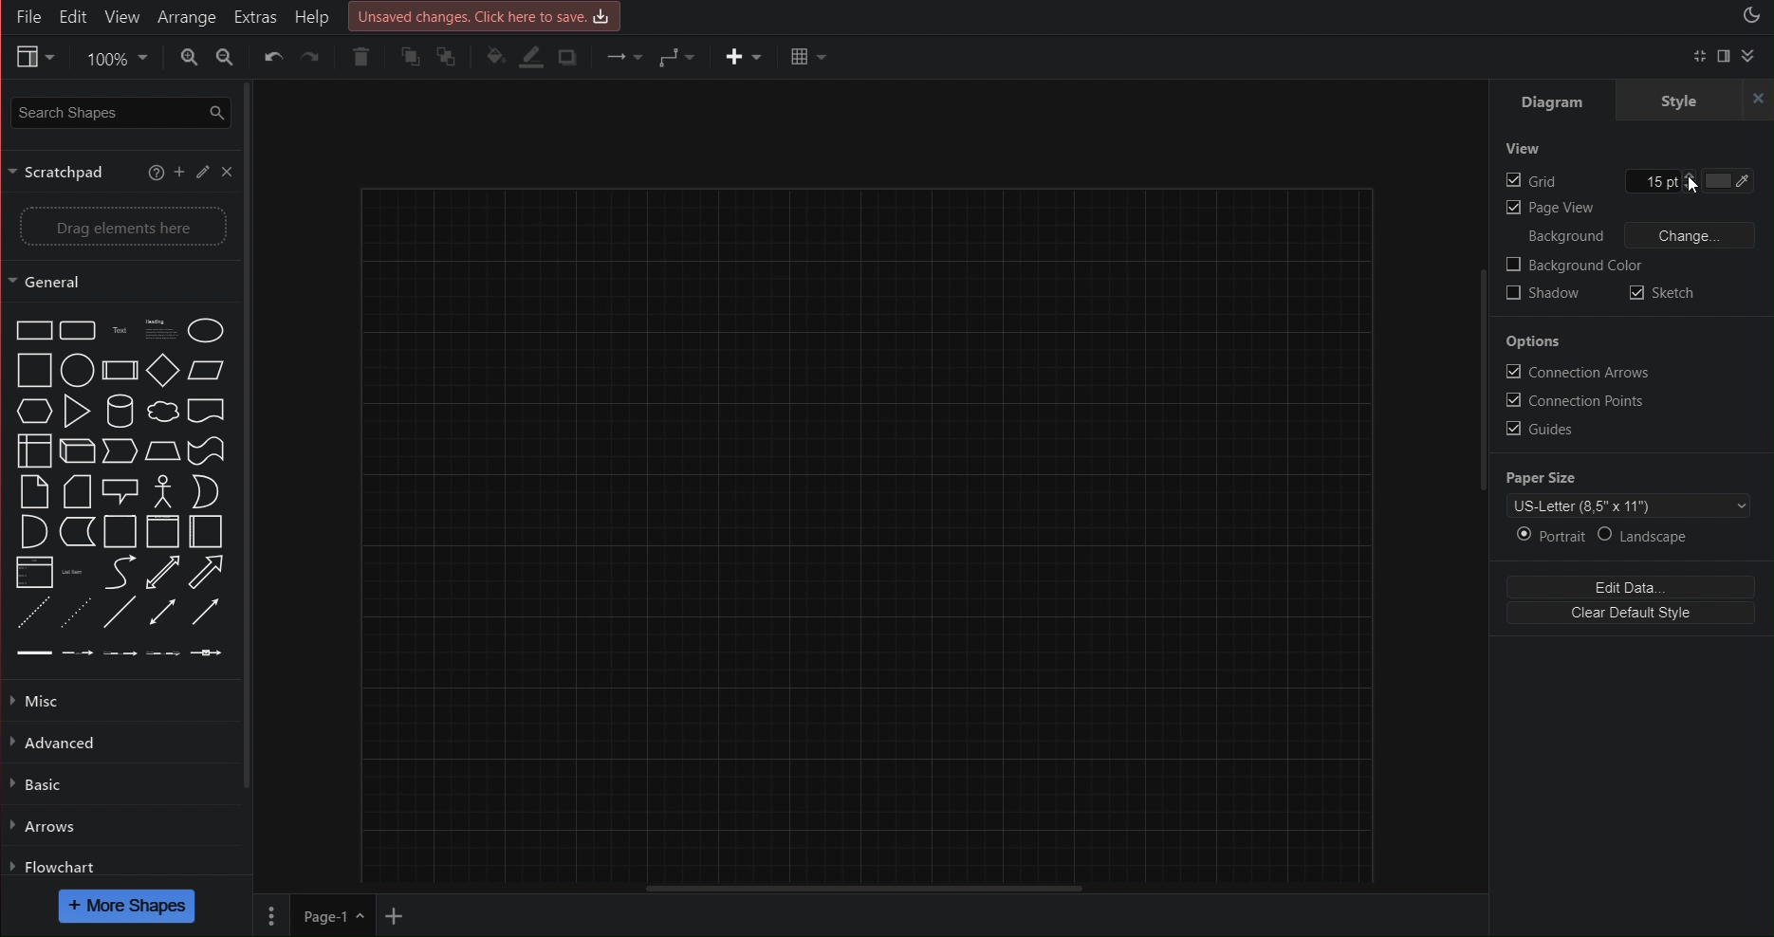 This screenshot has width=1774, height=937. I want to click on screen, so click(119, 484).